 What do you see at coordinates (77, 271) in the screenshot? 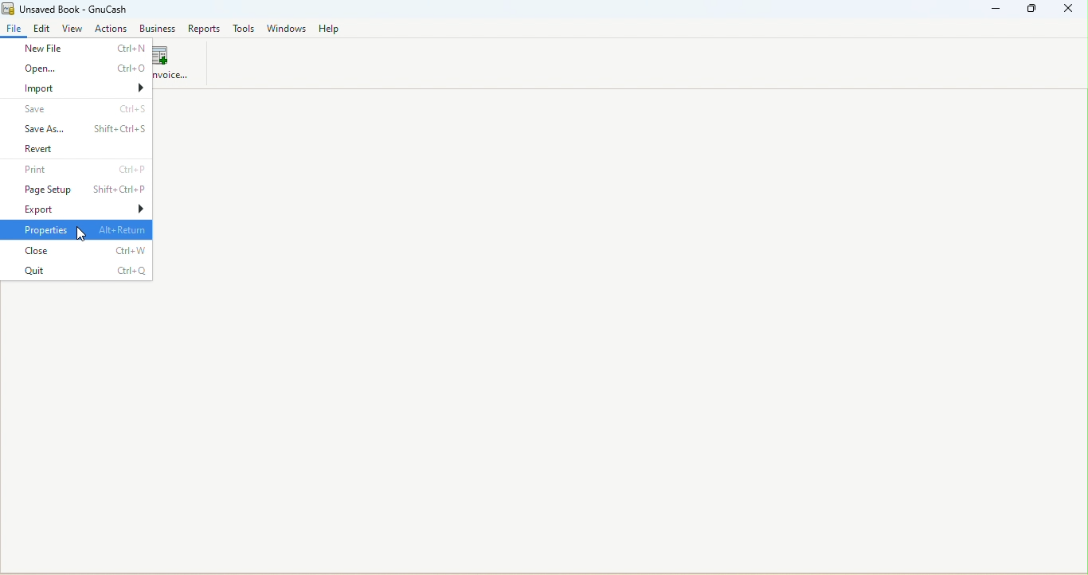
I see `Quit` at bounding box center [77, 271].